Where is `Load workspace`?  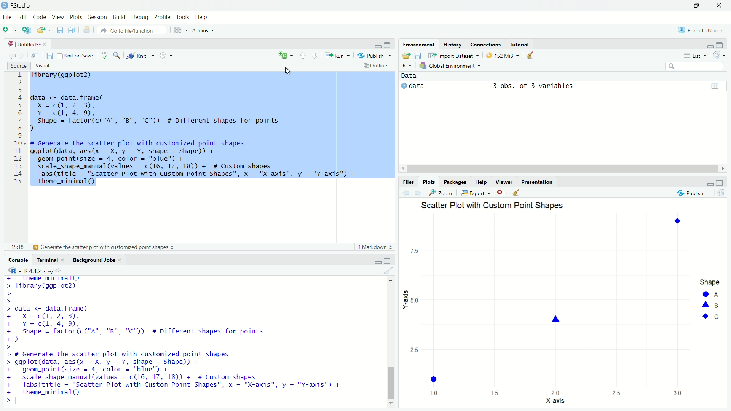
Load workspace is located at coordinates (406, 56).